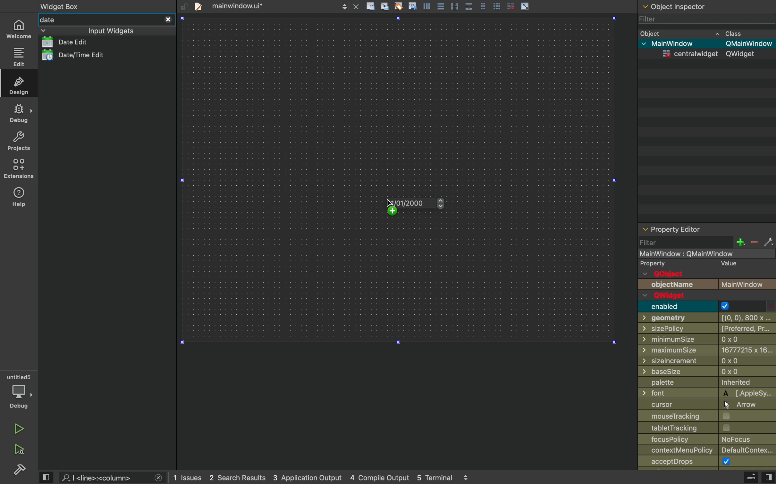 This screenshot has height=484, width=776. Describe the element at coordinates (525, 5) in the screenshot. I see `scale object` at that location.